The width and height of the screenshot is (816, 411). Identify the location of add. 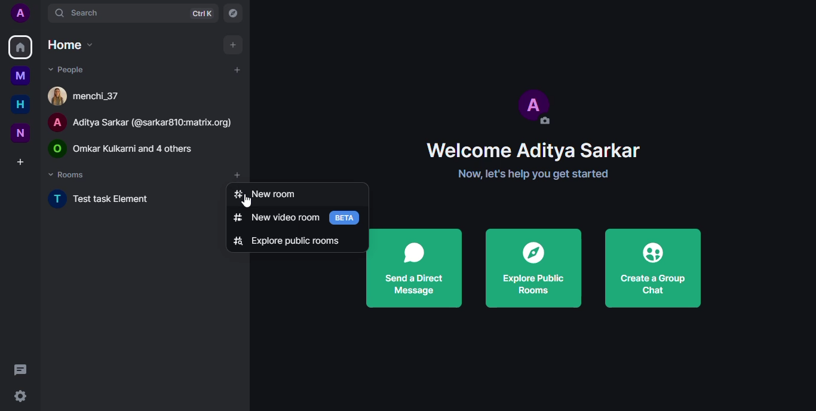
(232, 44).